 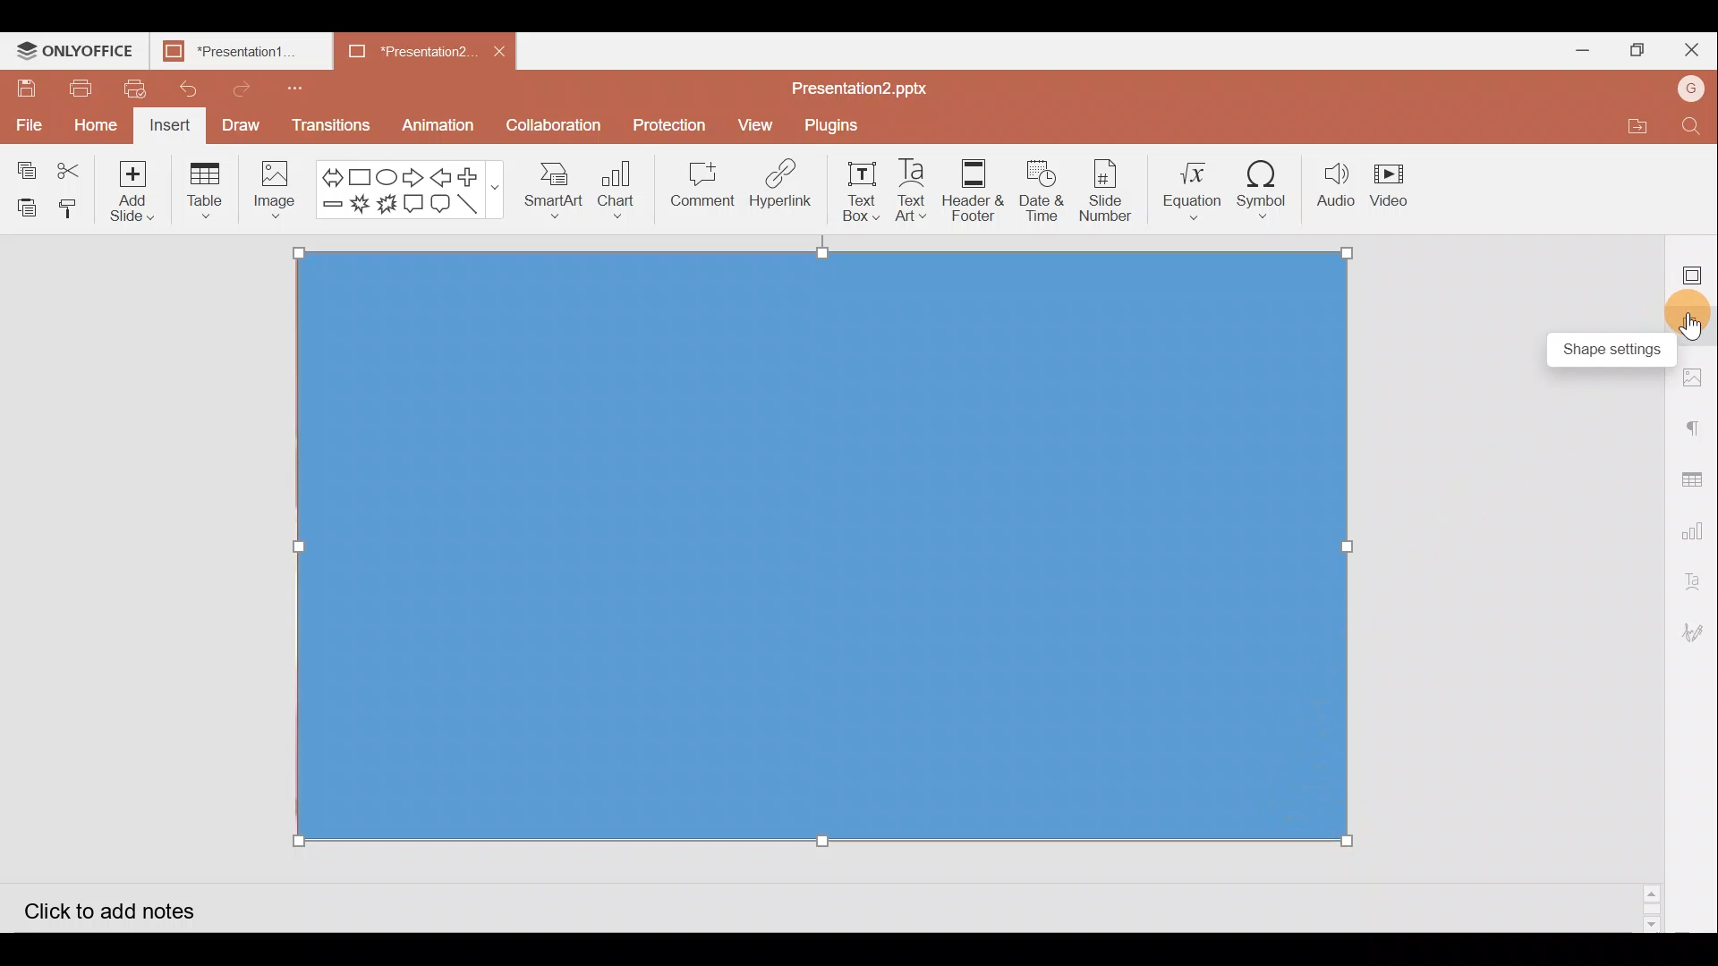 What do you see at coordinates (445, 122) in the screenshot?
I see `Animation` at bounding box center [445, 122].